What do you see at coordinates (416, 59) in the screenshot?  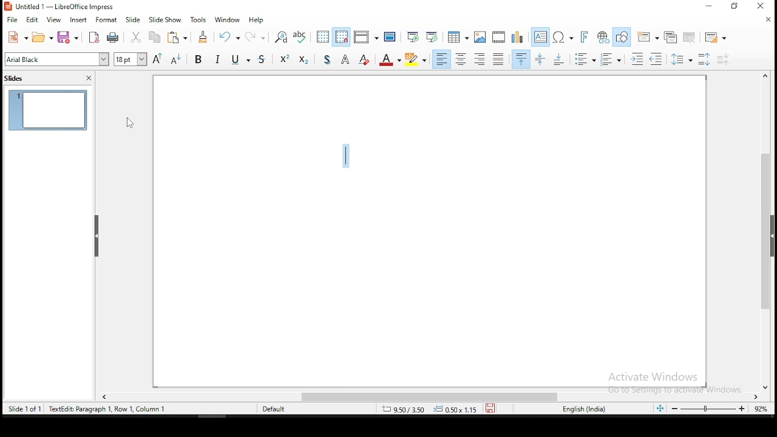 I see `Highlight Color` at bounding box center [416, 59].